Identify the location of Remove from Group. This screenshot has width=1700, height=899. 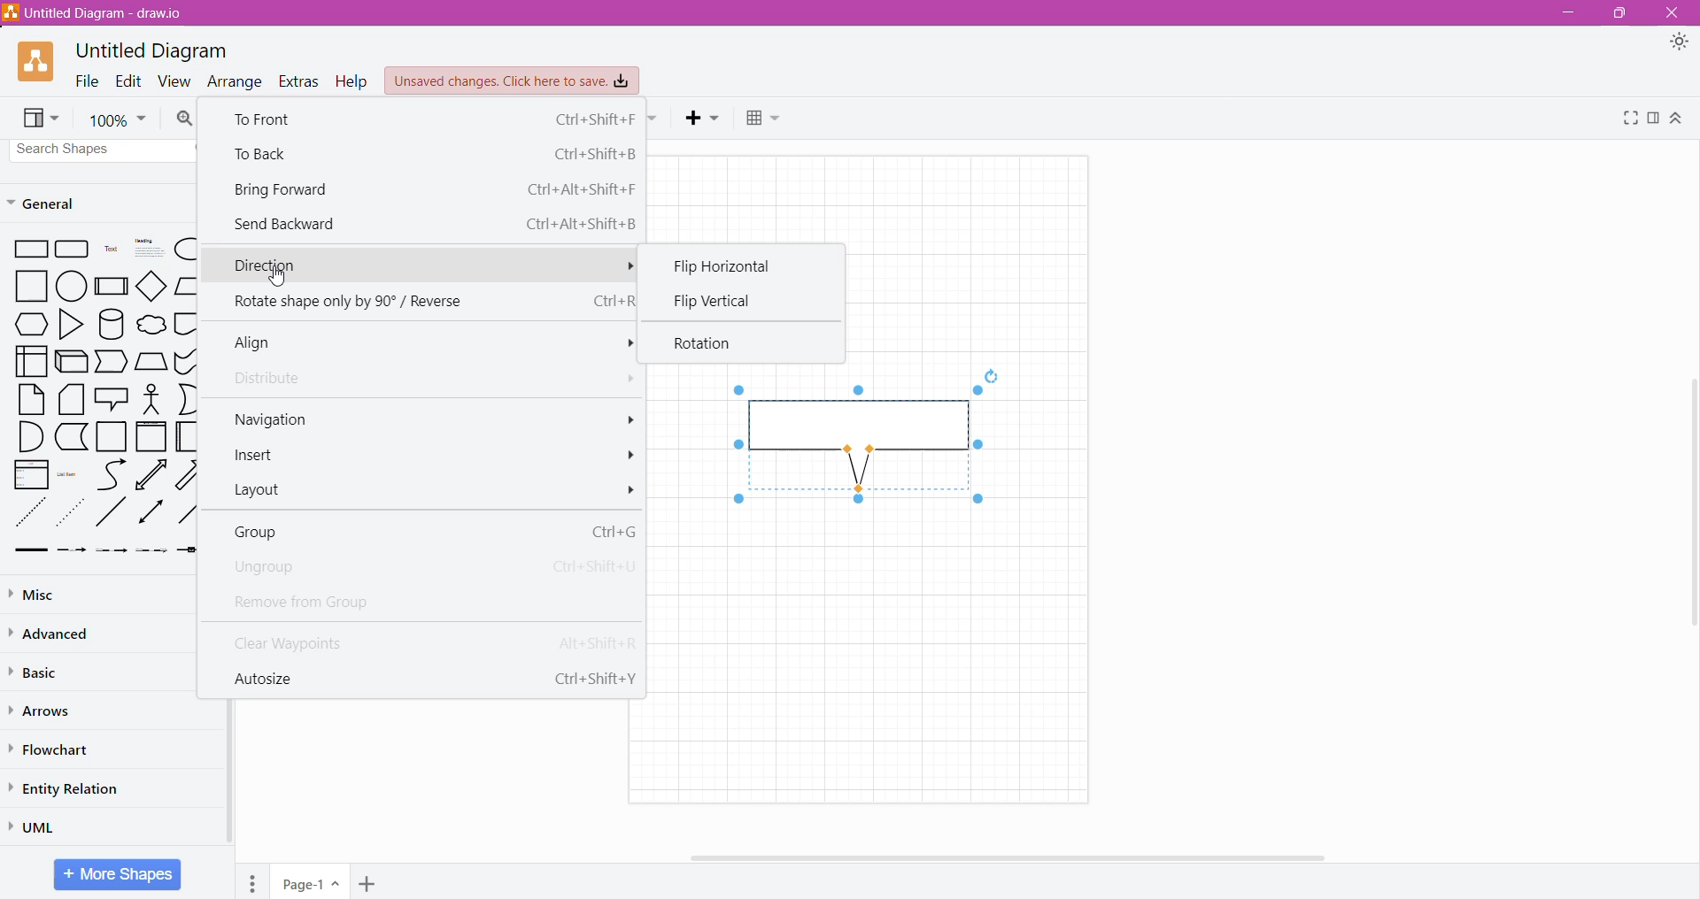
(328, 601).